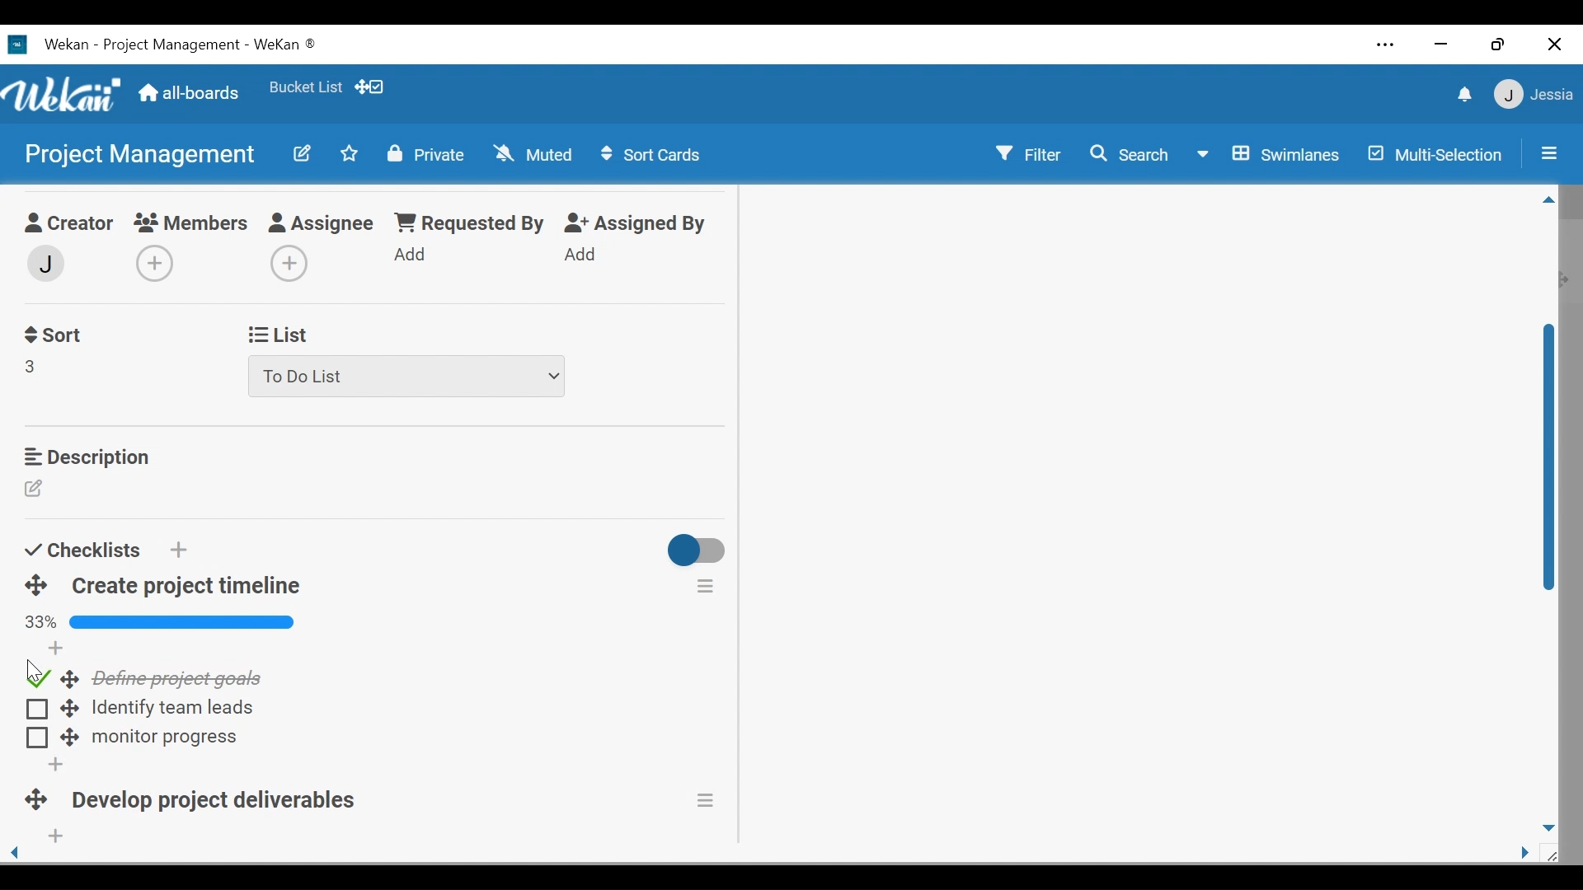  I want to click on Add Requested by, so click(411, 253).